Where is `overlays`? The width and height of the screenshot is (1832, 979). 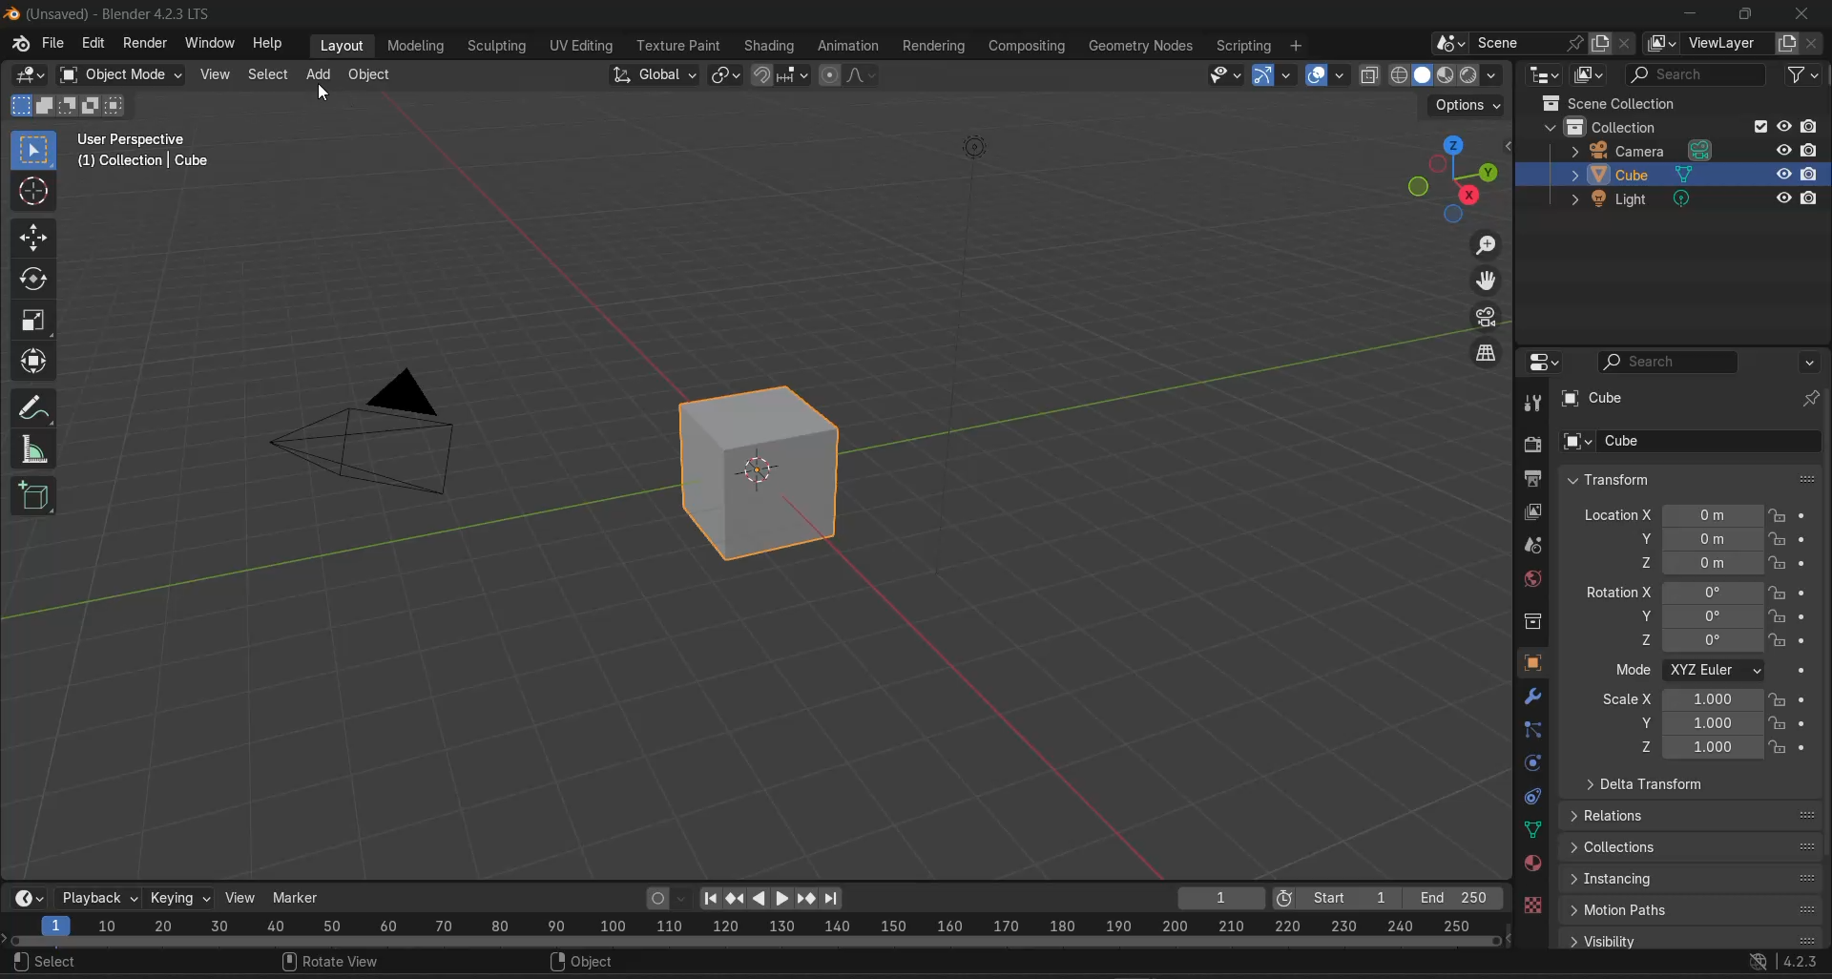
overlays is located at coordinates (1346, 74).